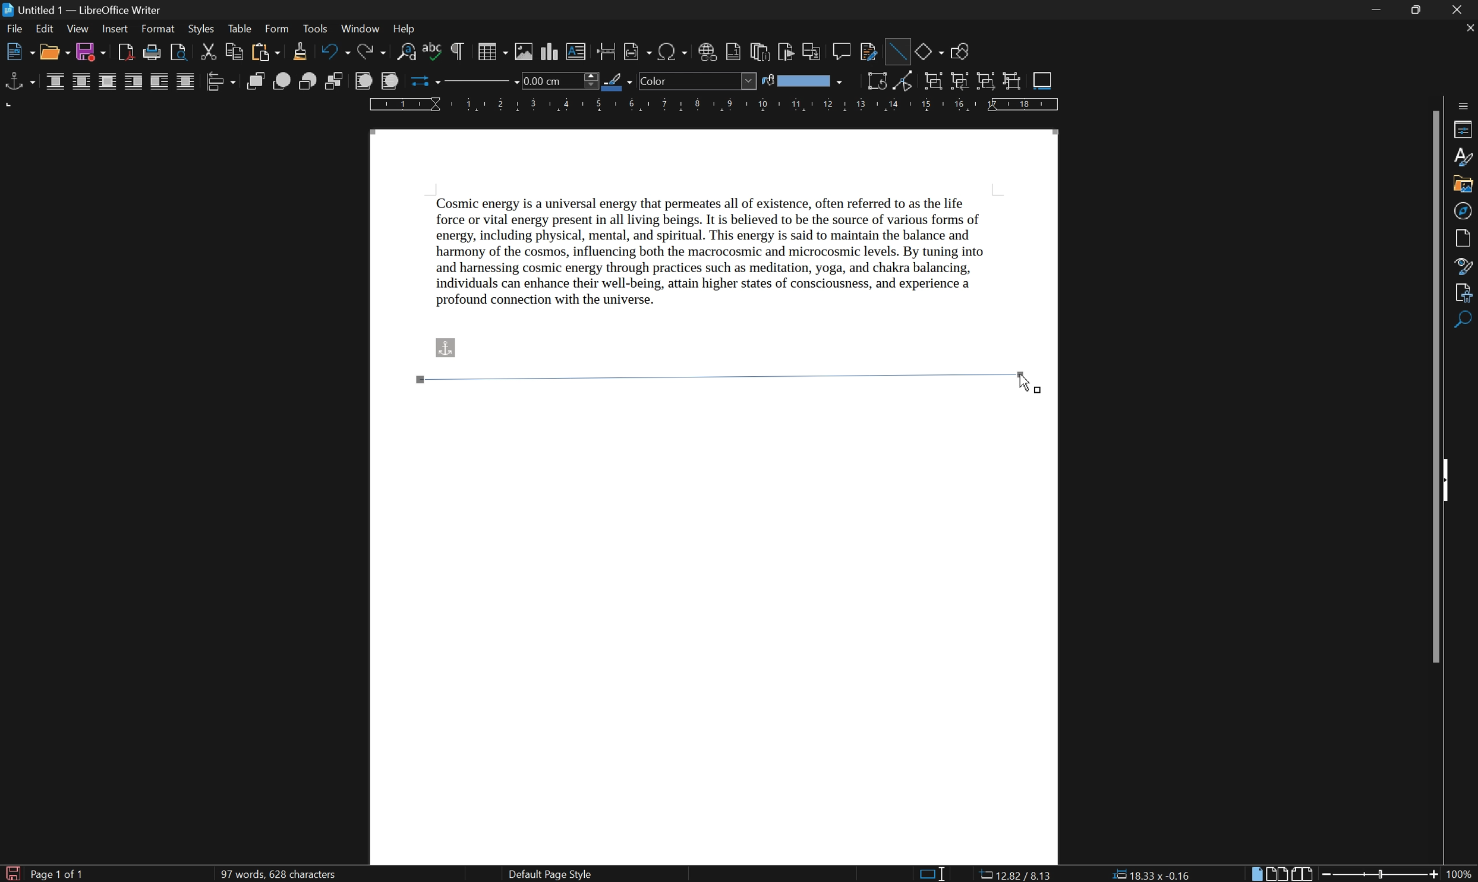 This screenshot has height=882, width=1478. I want to click on 97 words, 628 characters, so click(277, 875).